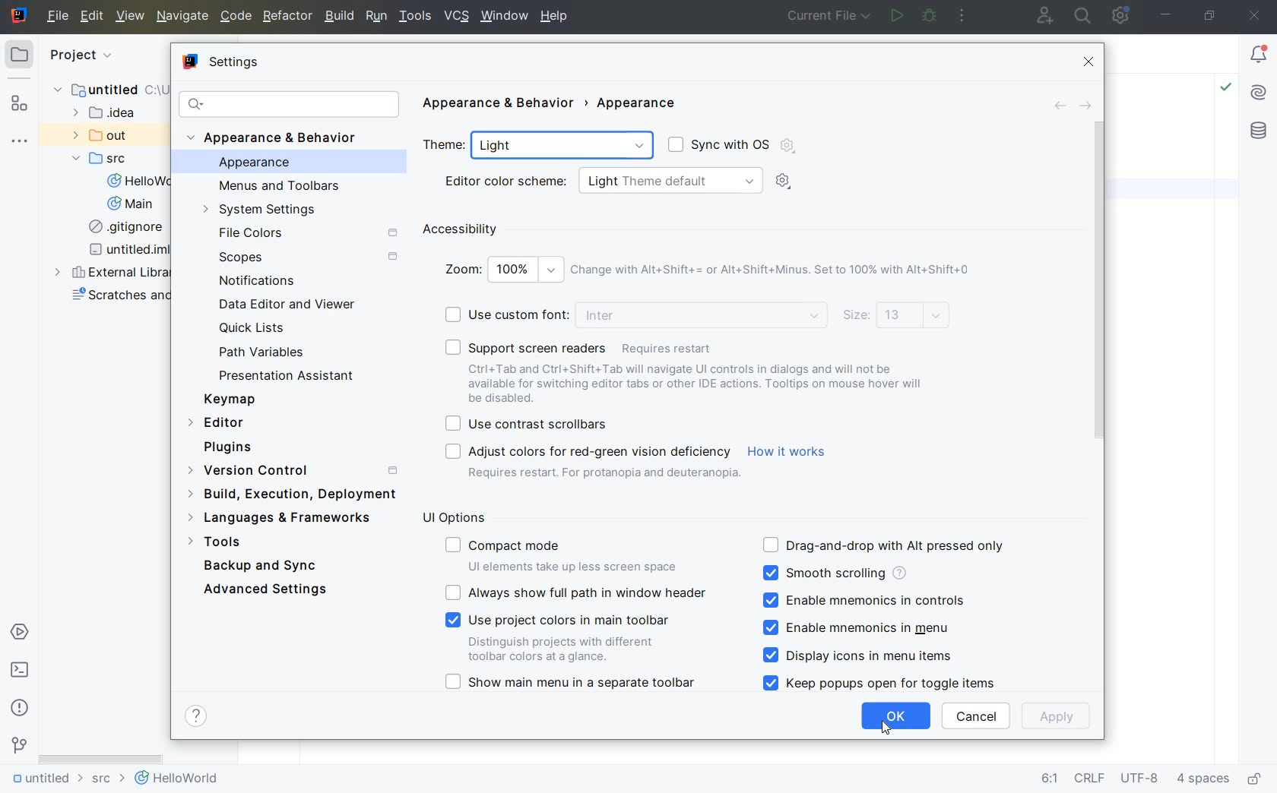  What do you see at coordinates (415, 17) in the screenshot?
I see `TOOLS` at bounding box center [415, 17].